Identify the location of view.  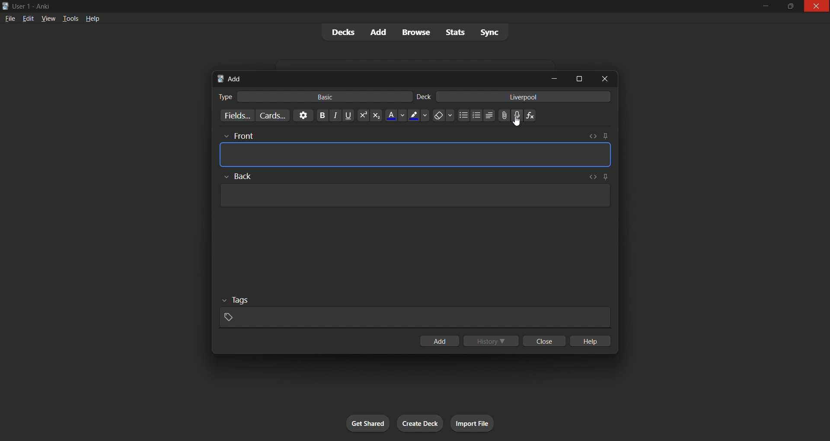
(49, 19).